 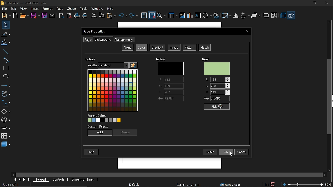 I want to click on Save as, so click(x=45, y=16).